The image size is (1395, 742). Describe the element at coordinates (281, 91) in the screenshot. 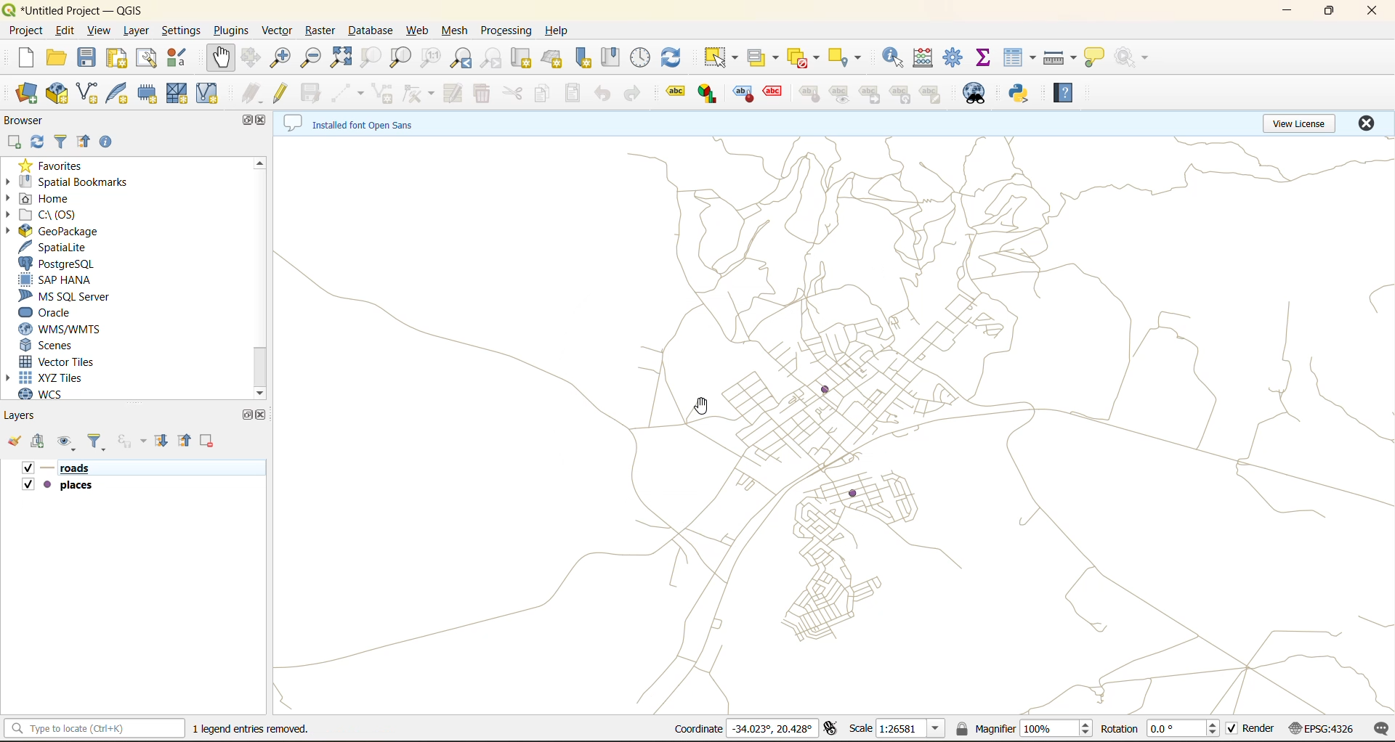

I see `toggle edits` at that location.